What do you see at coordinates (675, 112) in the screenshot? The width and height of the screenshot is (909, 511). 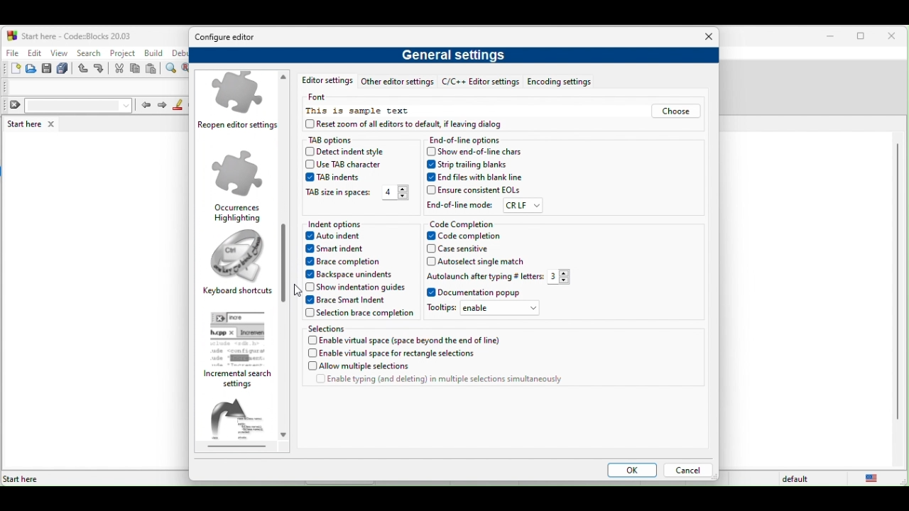 I see `choose` at bounding box center [675, 112].